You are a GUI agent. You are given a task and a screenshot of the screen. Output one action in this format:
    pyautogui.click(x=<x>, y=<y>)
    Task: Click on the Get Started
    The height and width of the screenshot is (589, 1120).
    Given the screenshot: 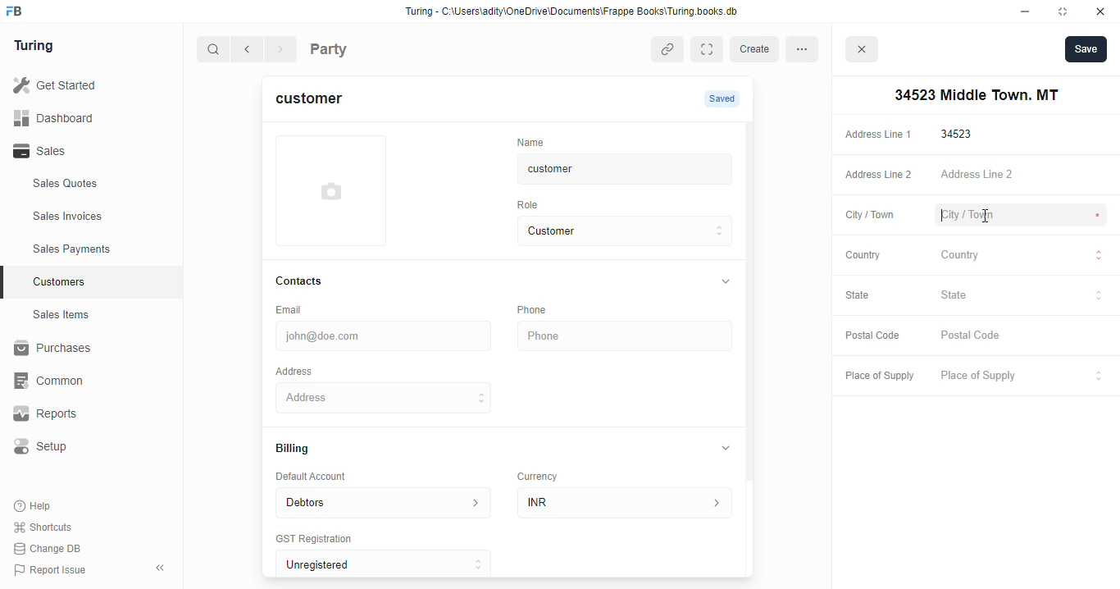 What is the action you would take?
    pyautogui.click(x=76, y=86)
    